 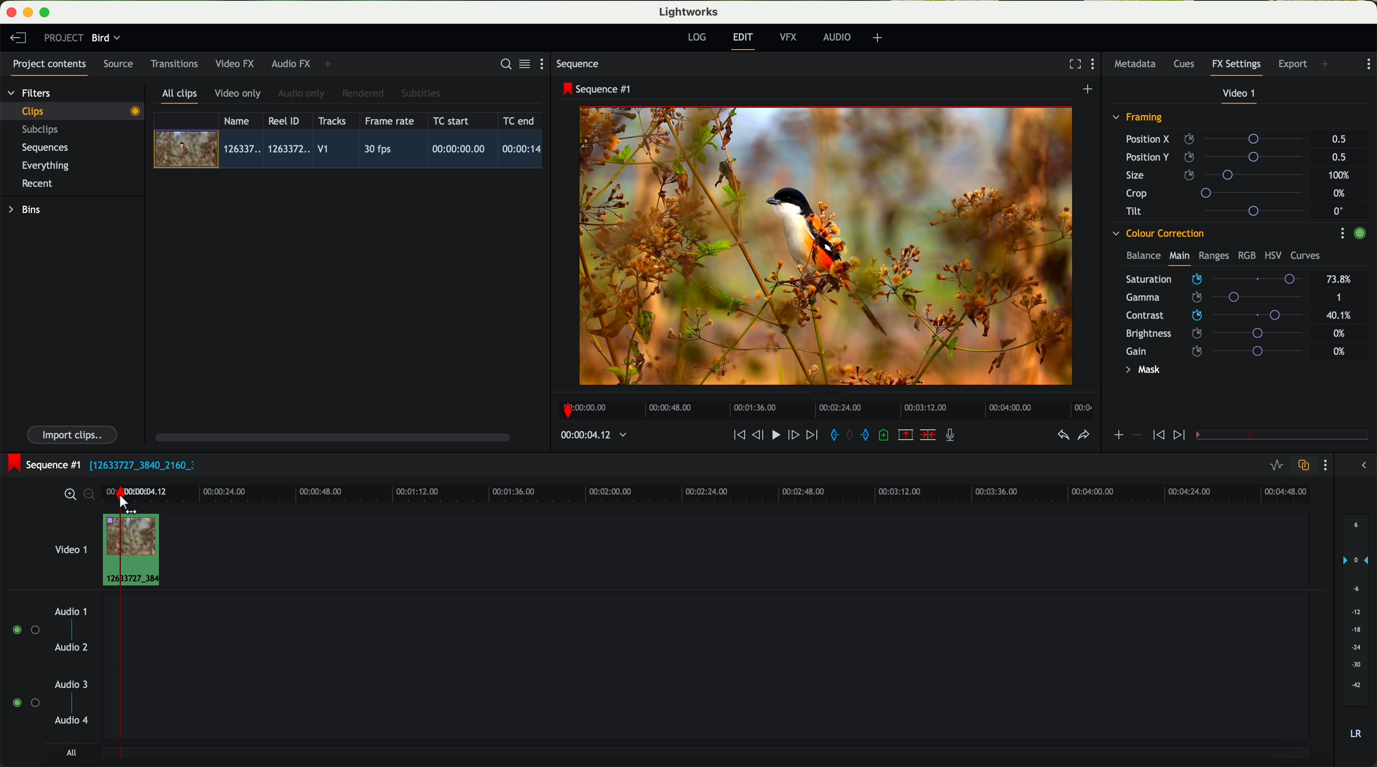 I want to click on crop, so click(x=1219, y=192).